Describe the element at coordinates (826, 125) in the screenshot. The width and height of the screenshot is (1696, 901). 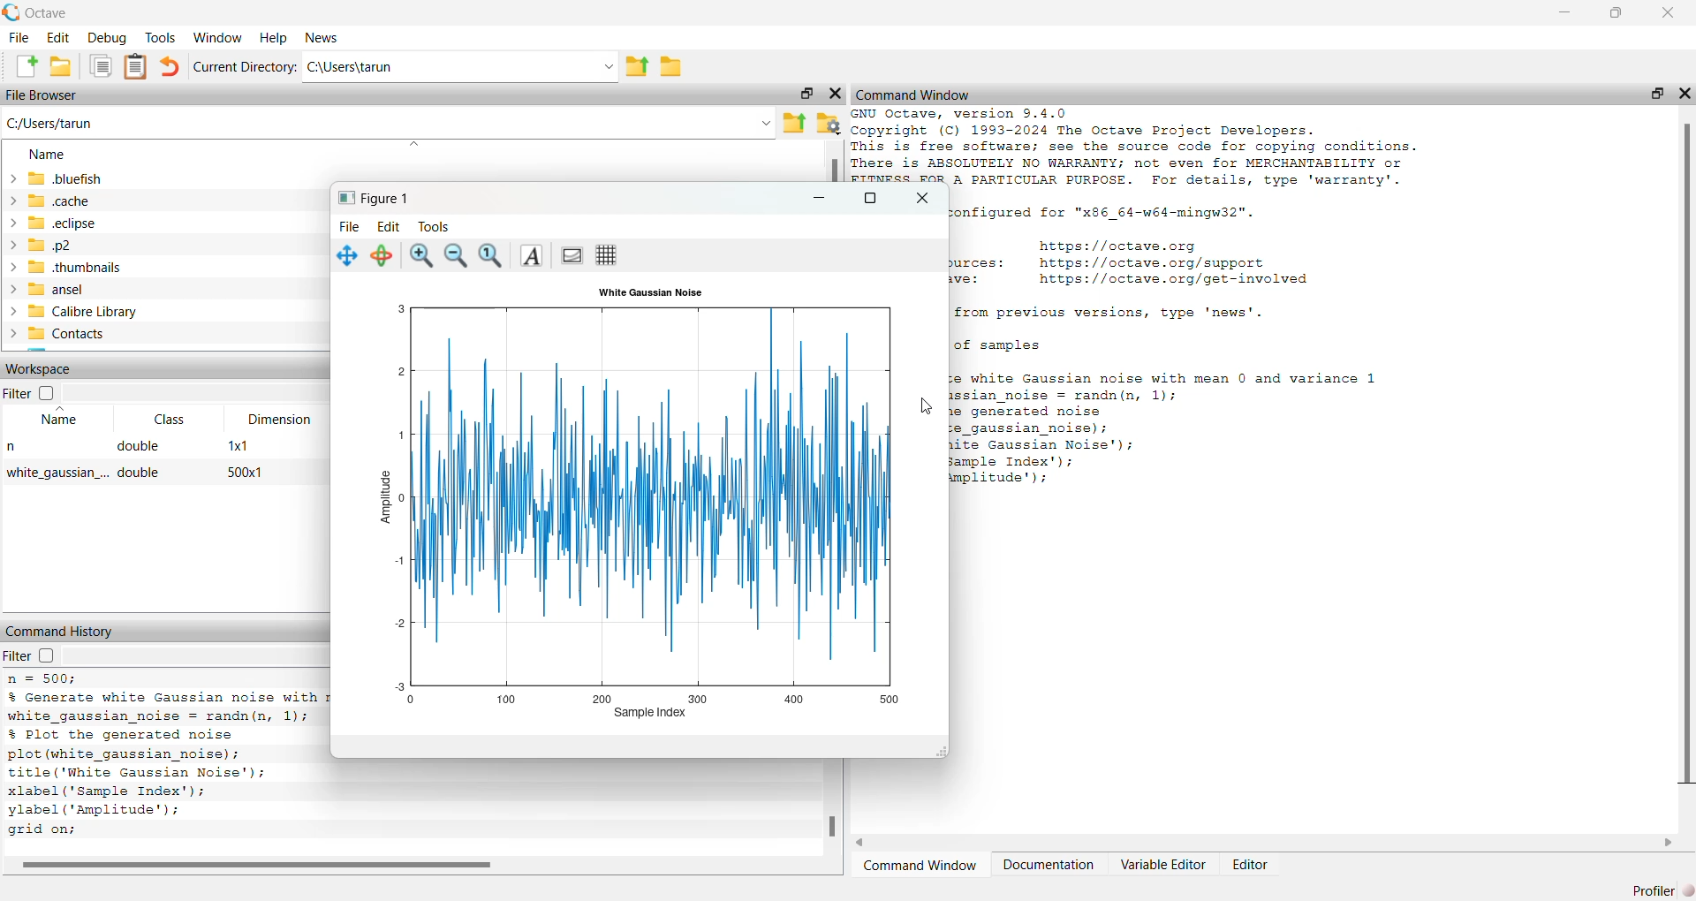
I see `folder settings` at that location.